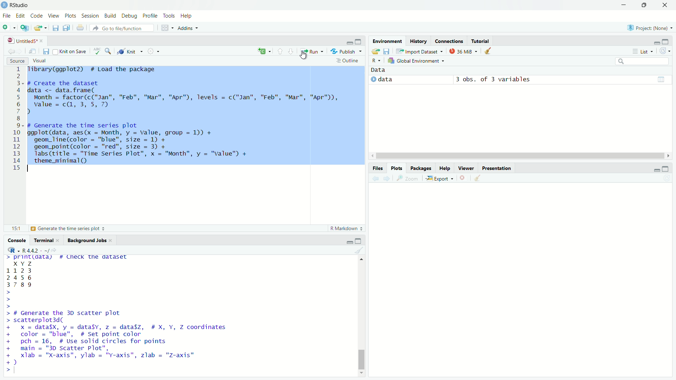 The width and height of the screenshot is (676, 380). I want to click on remove the current plot, so click(463, 178).